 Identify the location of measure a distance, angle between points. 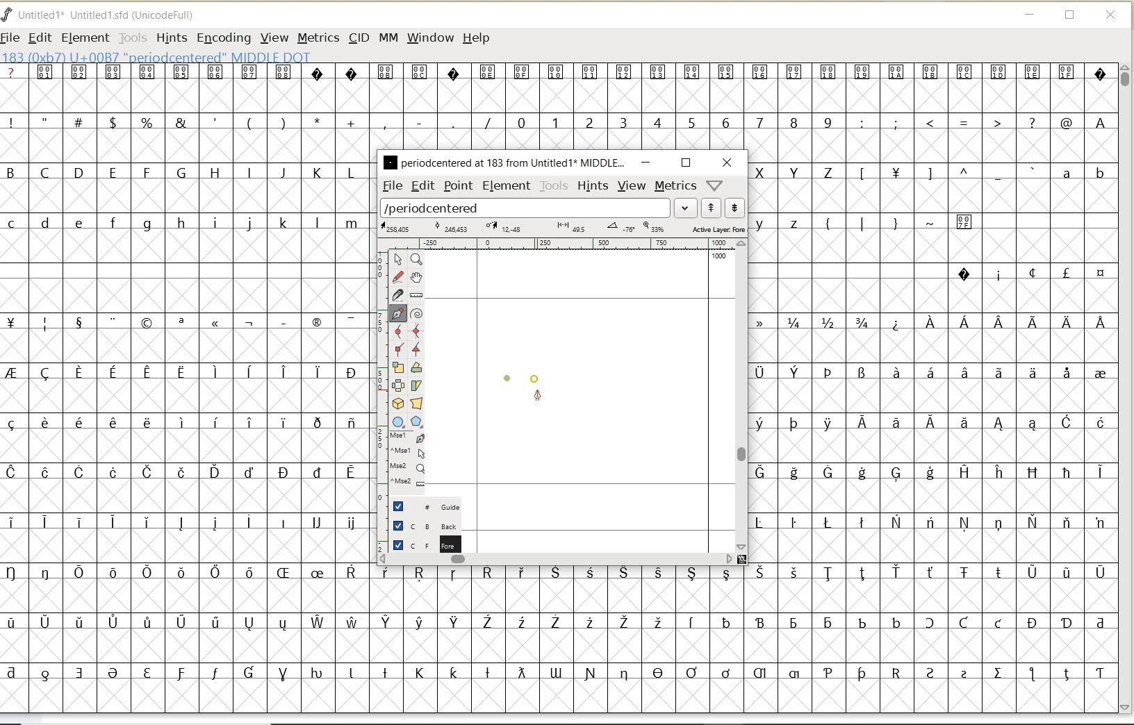
(416, 295).